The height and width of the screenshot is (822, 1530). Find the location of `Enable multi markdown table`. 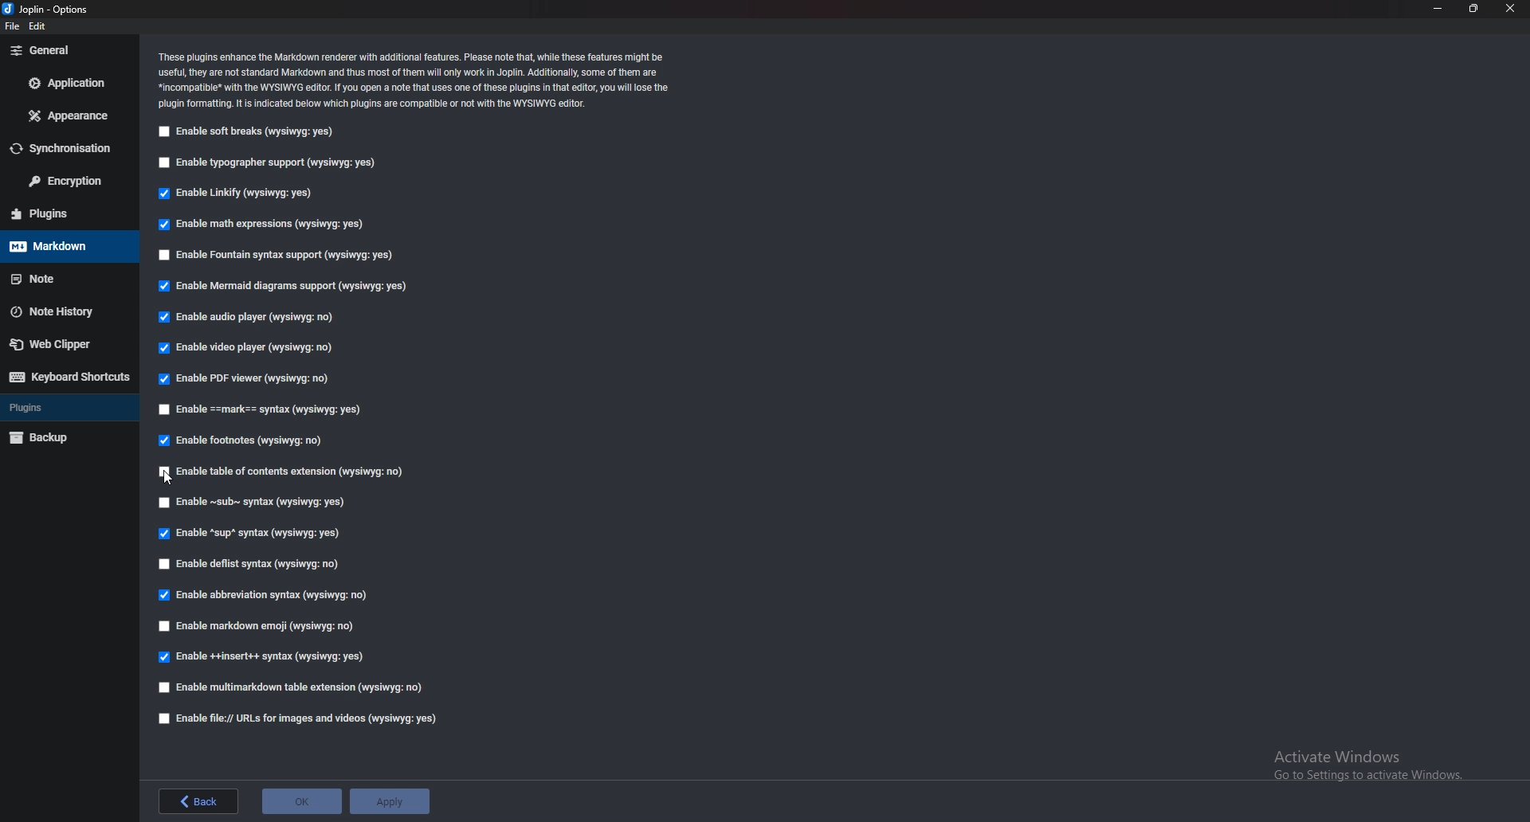

Enable multi markdown table is located at coordinates (295, 687).